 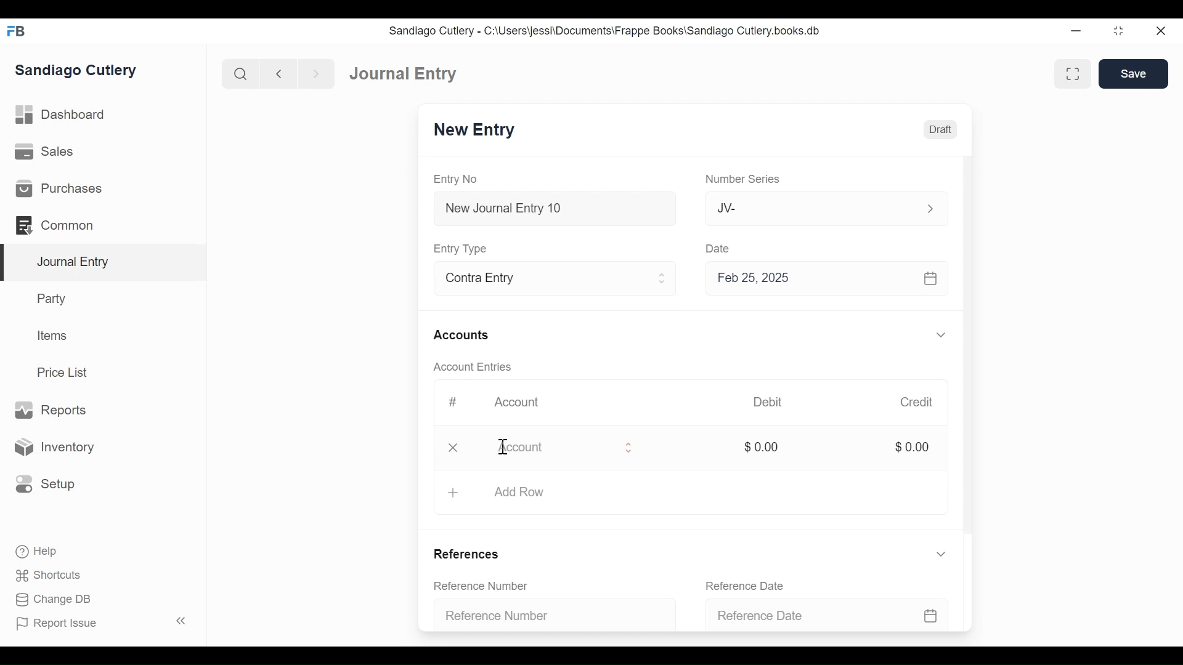 I want to click on Cursor, so click(x=503, y=447).